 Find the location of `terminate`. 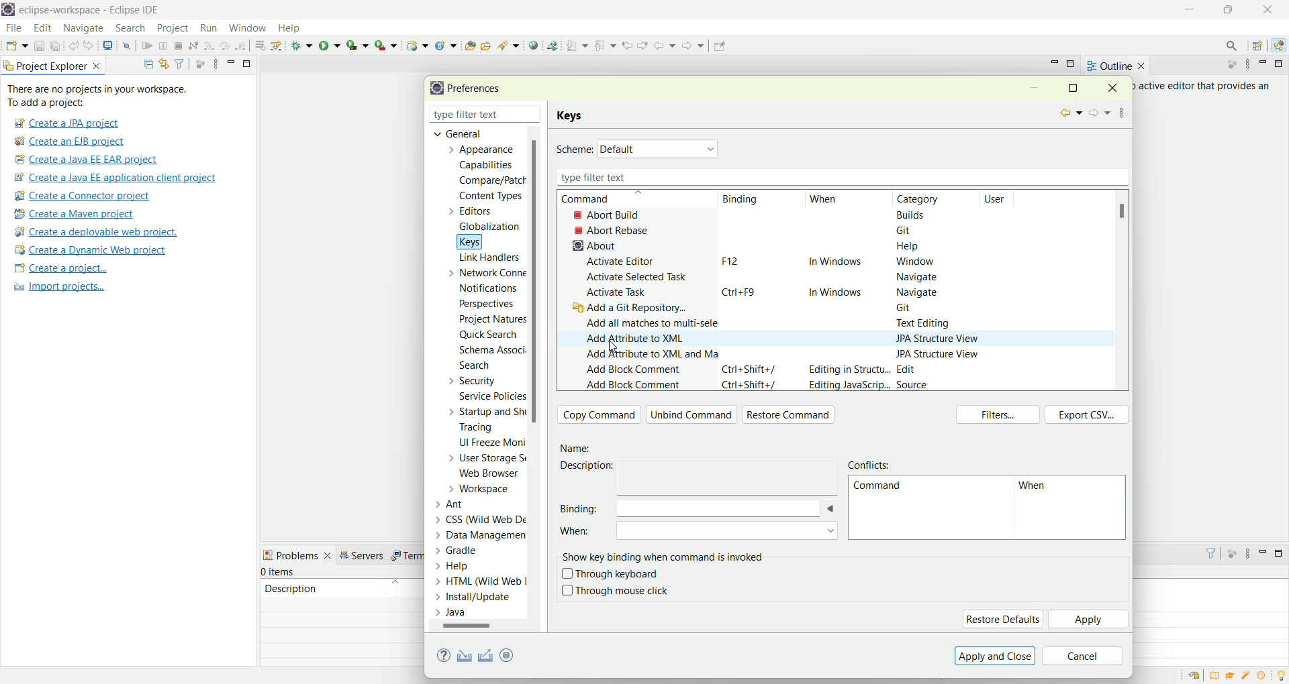

terminate is located at coordinates (179, 47).